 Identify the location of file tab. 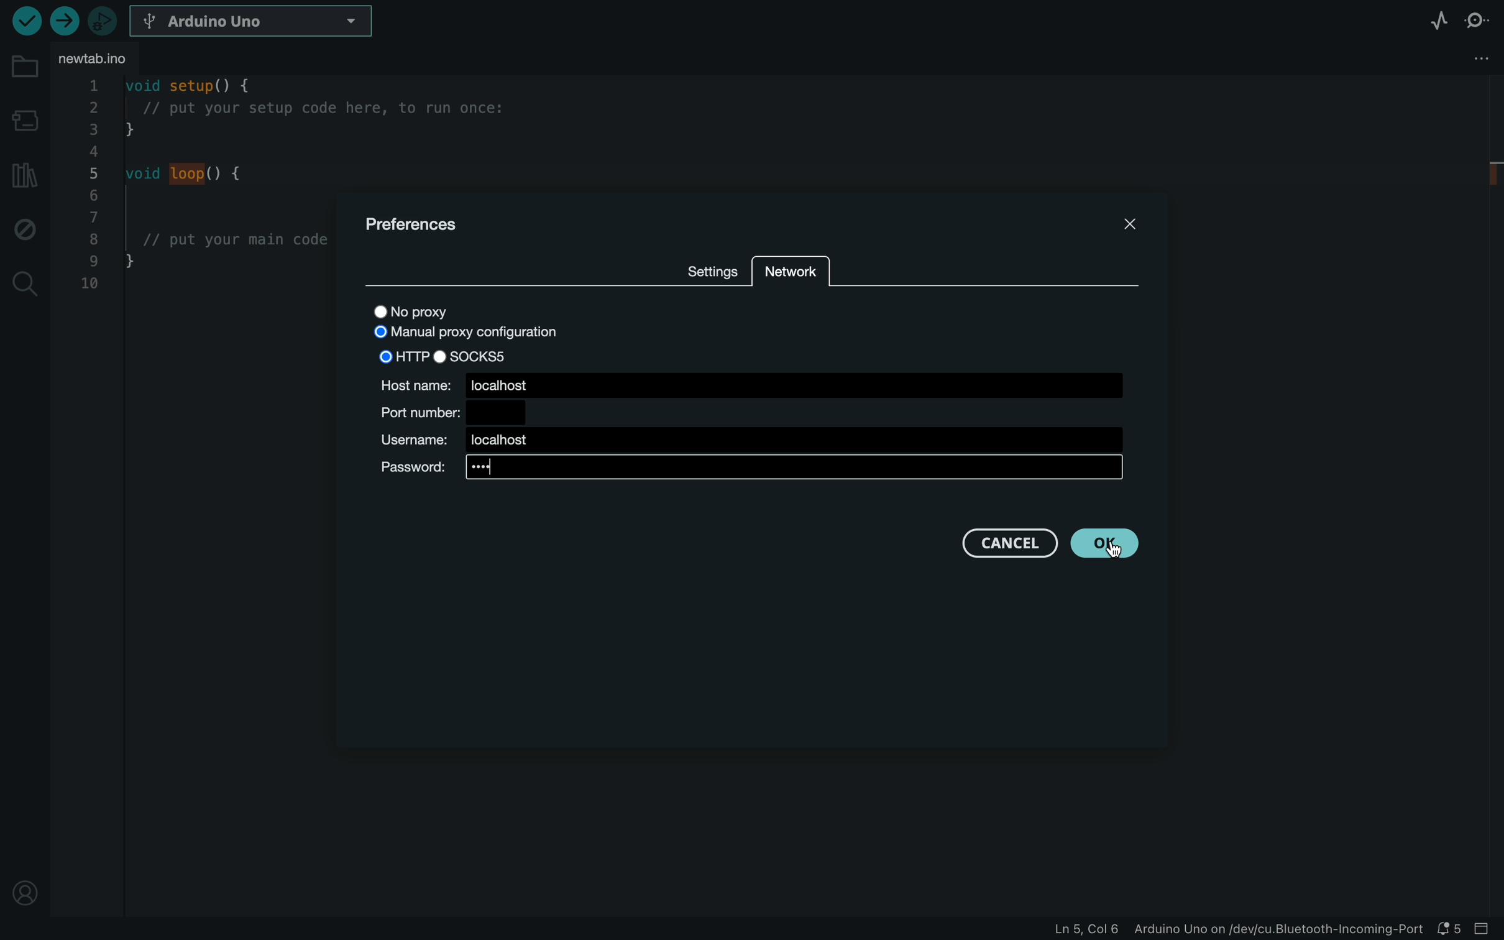
(101, 61).